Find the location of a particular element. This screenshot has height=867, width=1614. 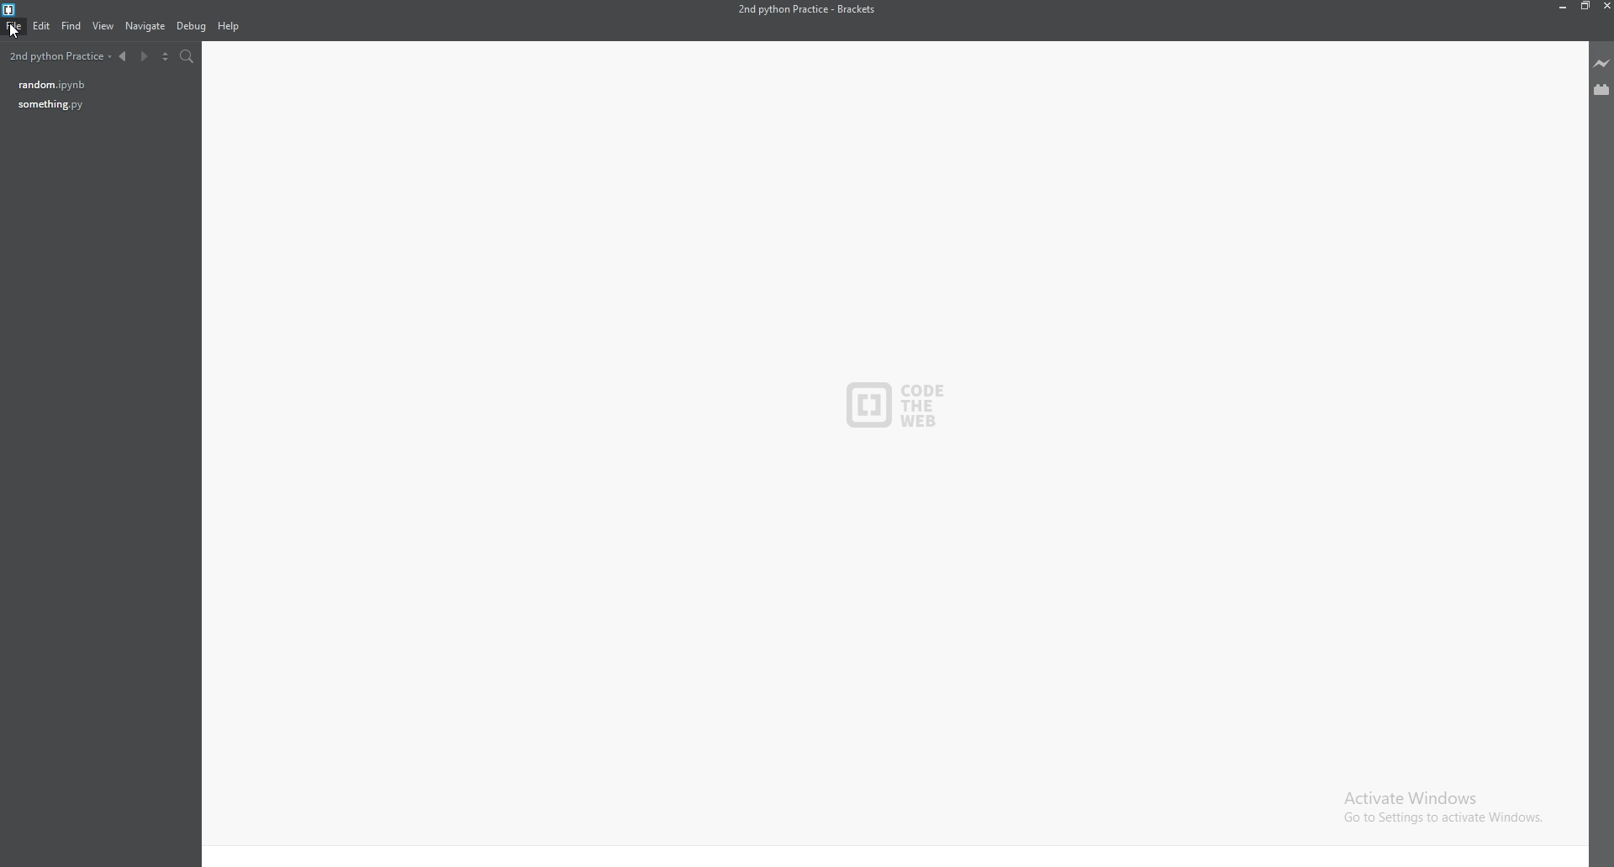

minimize is located at coordinates (1564, 6).